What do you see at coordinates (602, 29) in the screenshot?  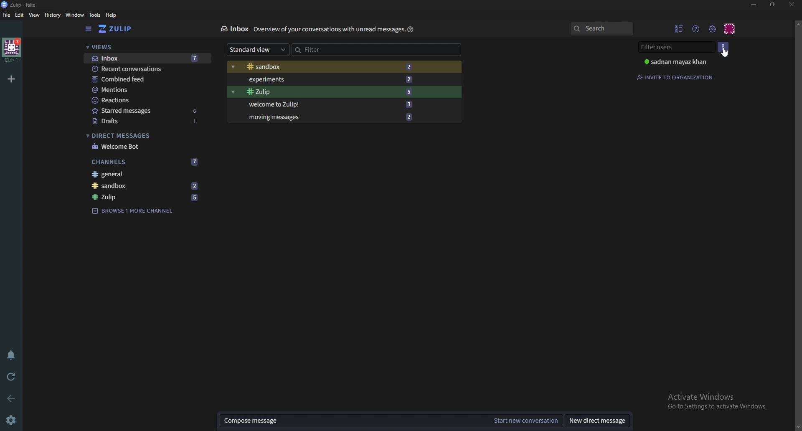 I see `search` at bounding box center [602, 29].